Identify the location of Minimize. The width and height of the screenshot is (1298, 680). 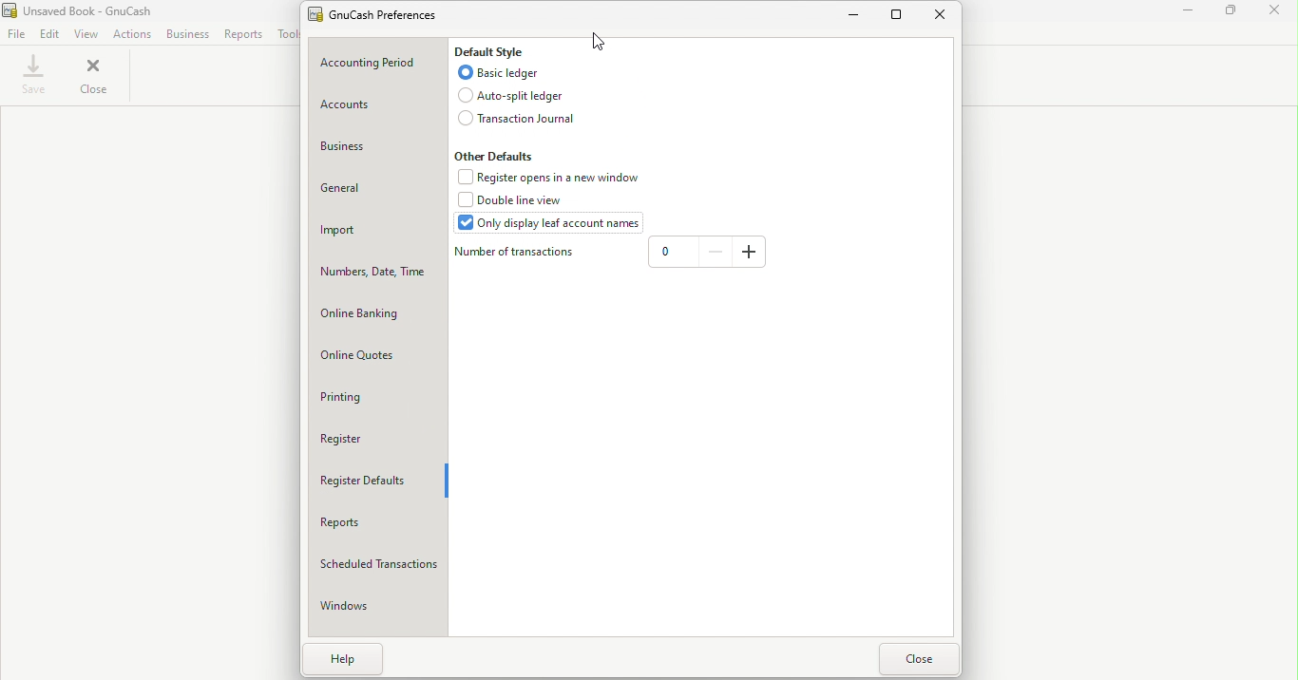
(849, 17).